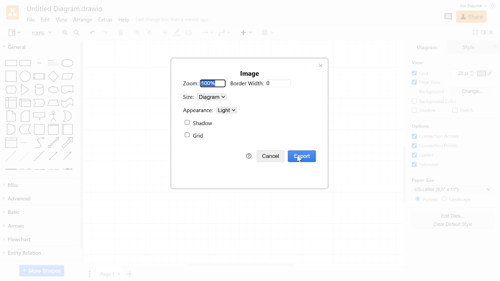  Describe the element at coordinates (453, 224) in the screenshot. I see `Clear default style` at that location.